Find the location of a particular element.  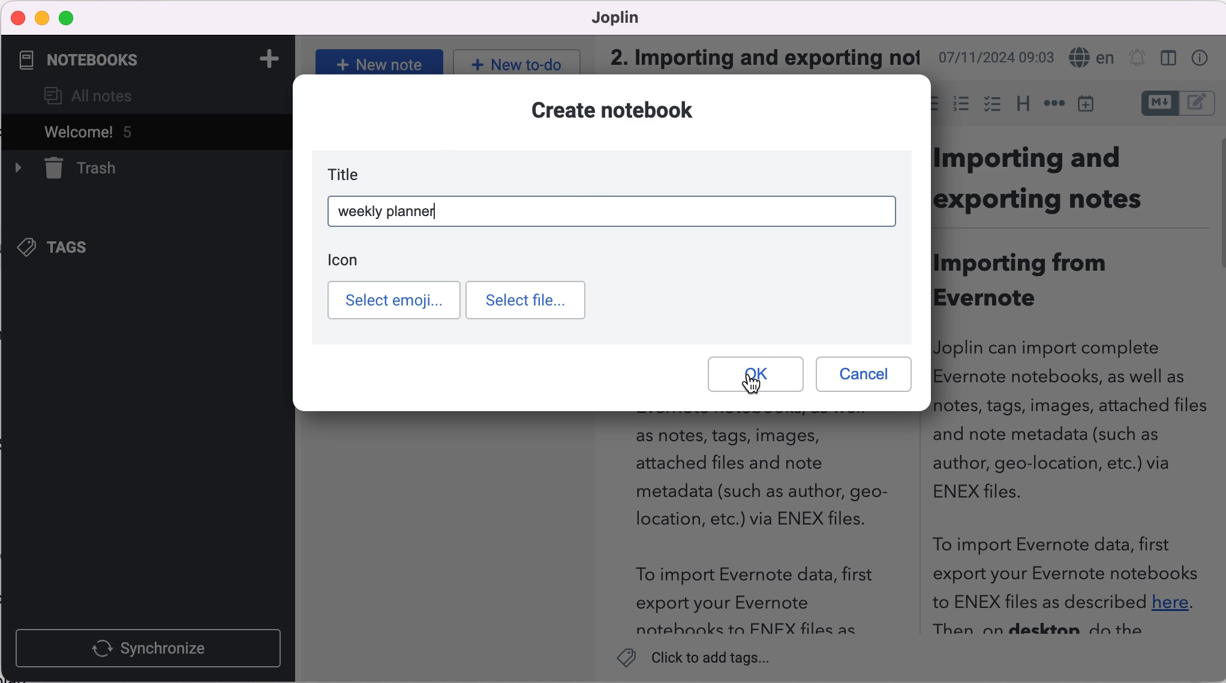

create notebook is located at coordinates (626, 112).